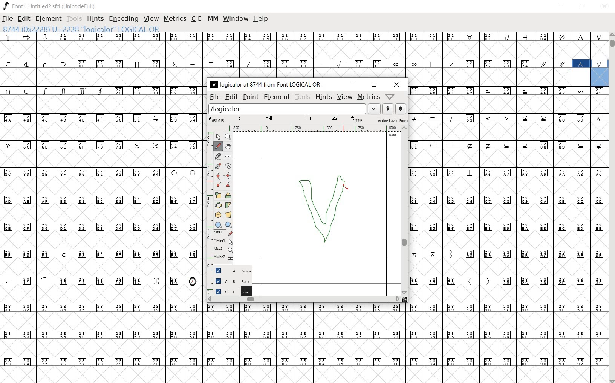 The width and height of the screenshot is (615, 383). I want to click on file, so click(214, 97).